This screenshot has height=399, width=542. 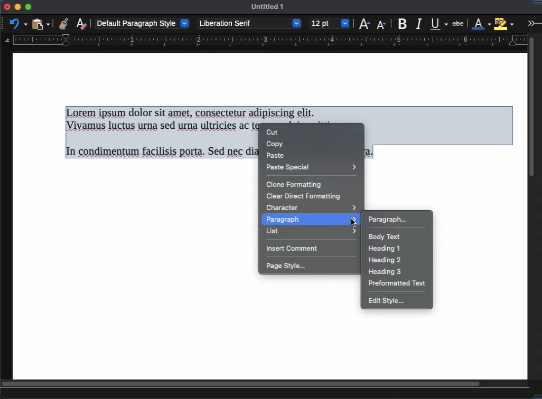 I want to click on cursor, so click(x=354, y=222).